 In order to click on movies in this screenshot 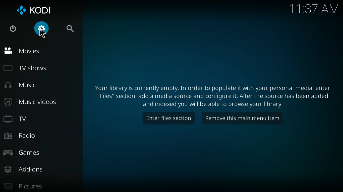, I will do `click(29, 51)`.